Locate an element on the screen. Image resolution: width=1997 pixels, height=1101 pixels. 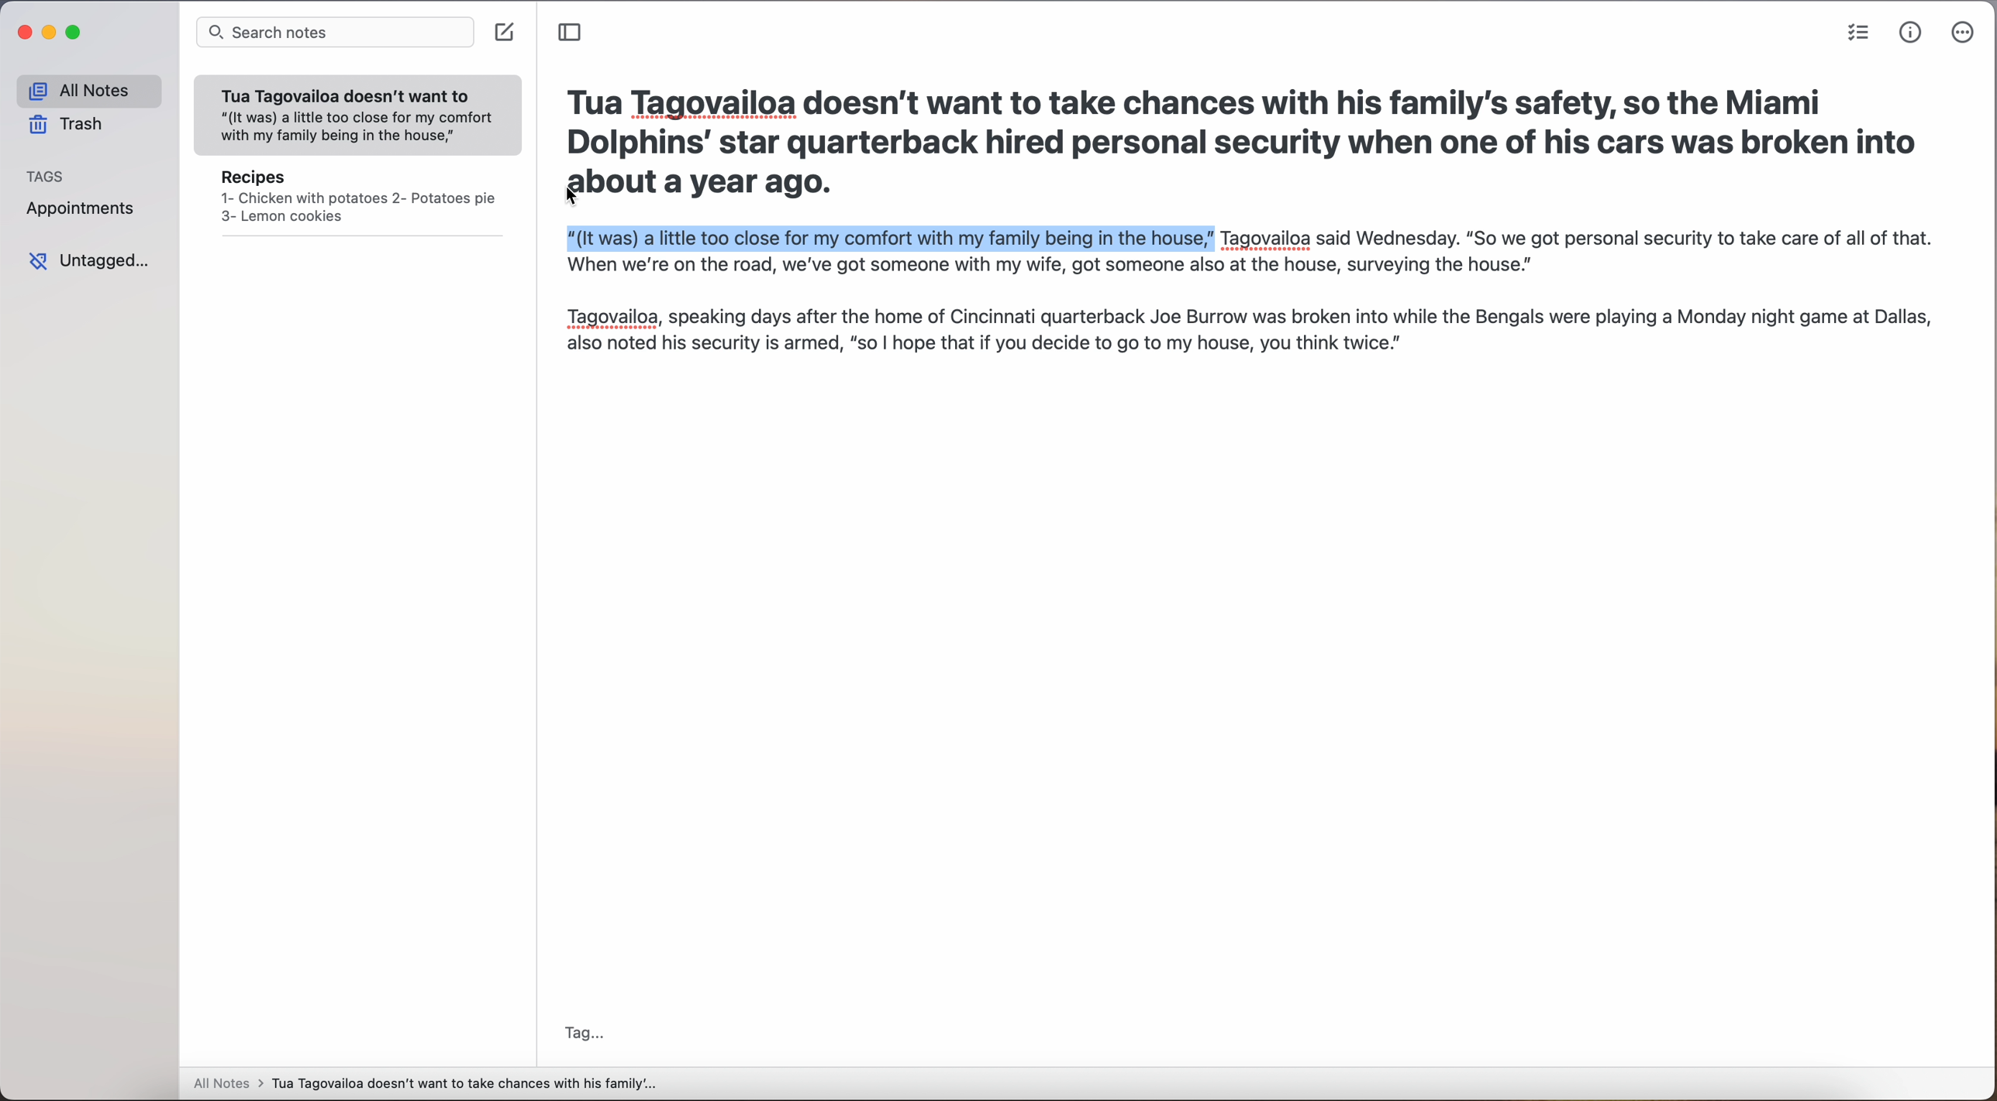
title: Tua Tagovailoa doesn't want to take chances with his family's safety is located at coordinates (1252, 124).